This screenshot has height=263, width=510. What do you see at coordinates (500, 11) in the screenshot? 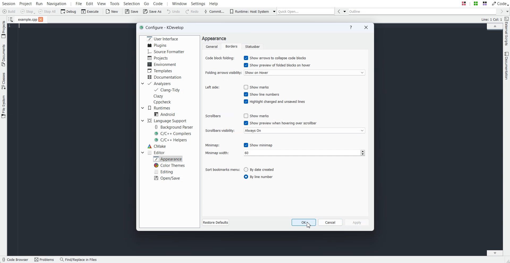
I see `Go Forward` at bounding box center [500, 11].